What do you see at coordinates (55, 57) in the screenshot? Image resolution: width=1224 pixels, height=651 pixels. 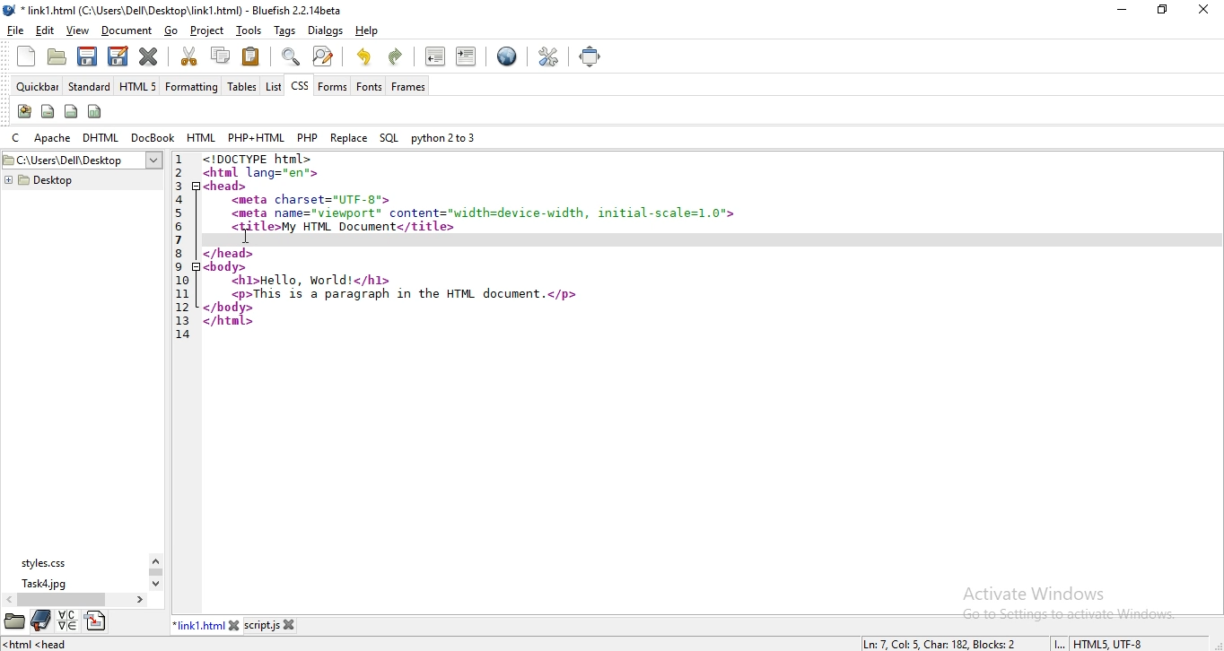 I see `open file` at bounding box center [55, 57].